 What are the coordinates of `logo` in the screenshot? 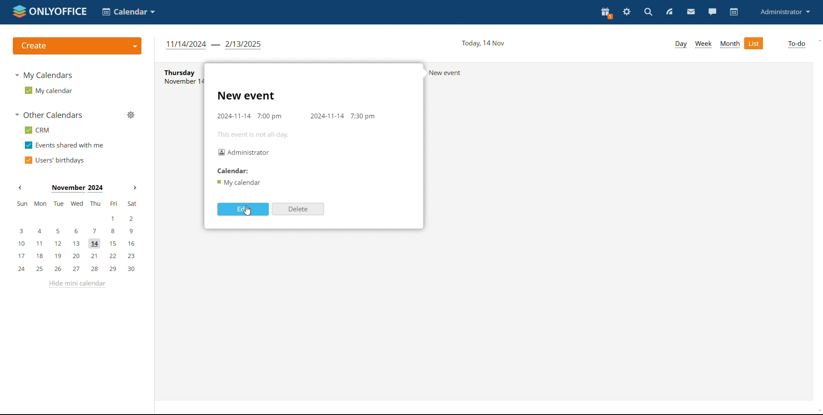 It's located at (50, 12).